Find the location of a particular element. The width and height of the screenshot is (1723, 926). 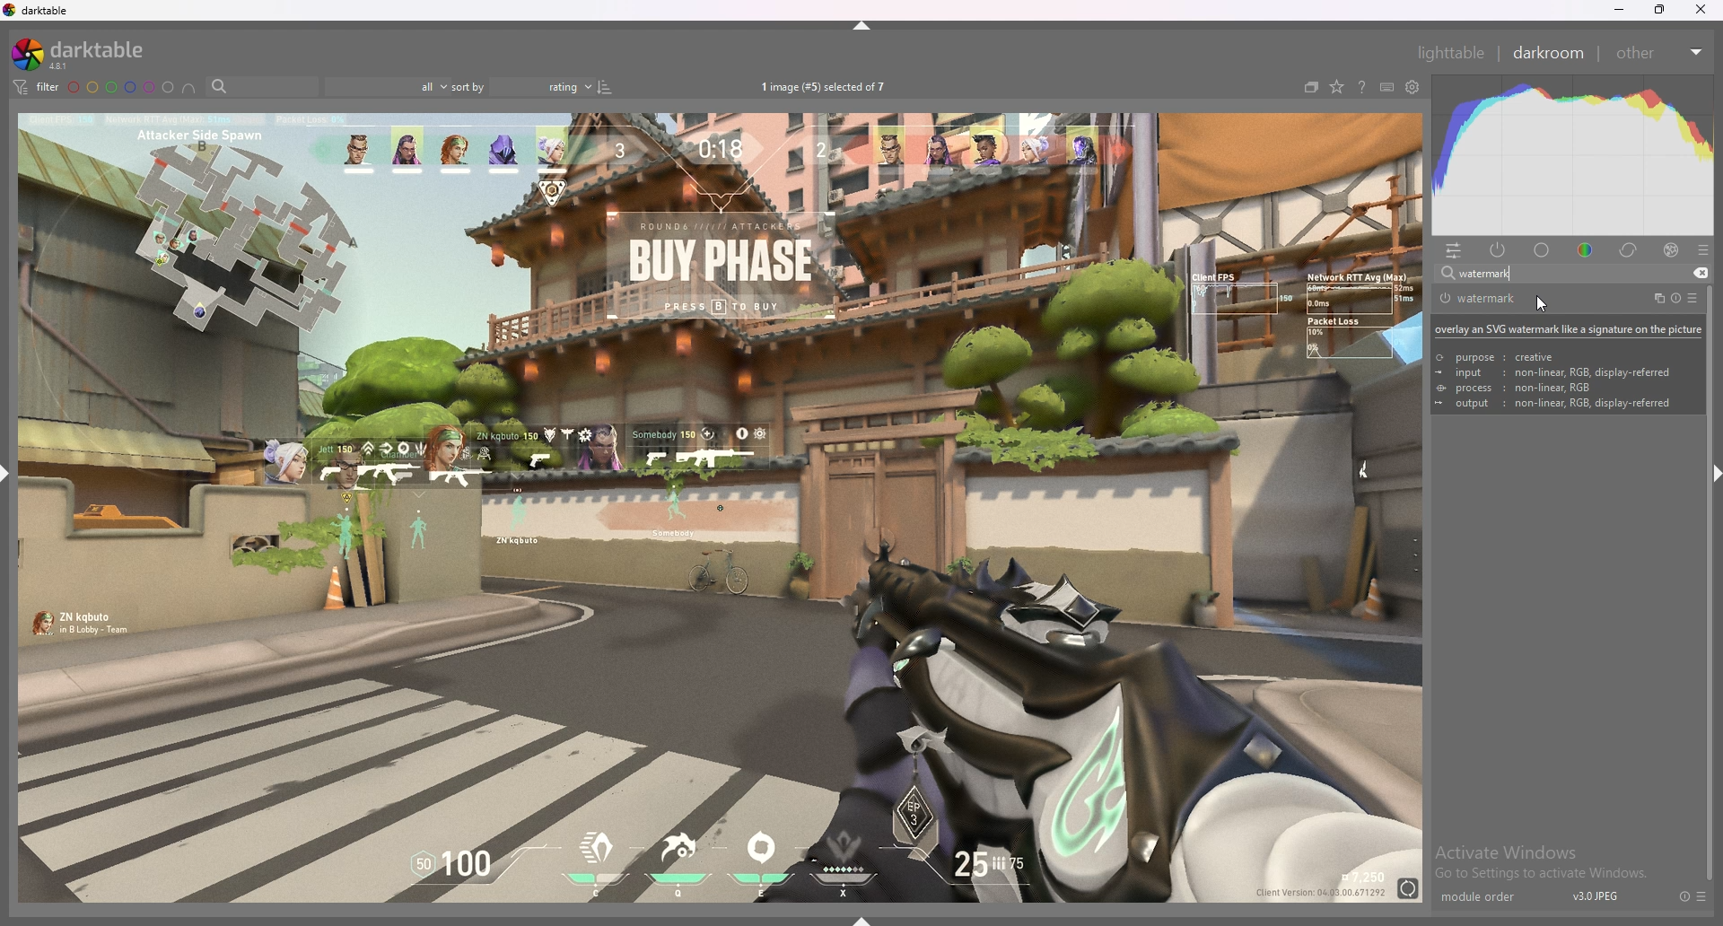

version is located at coordinates (1596, 895).